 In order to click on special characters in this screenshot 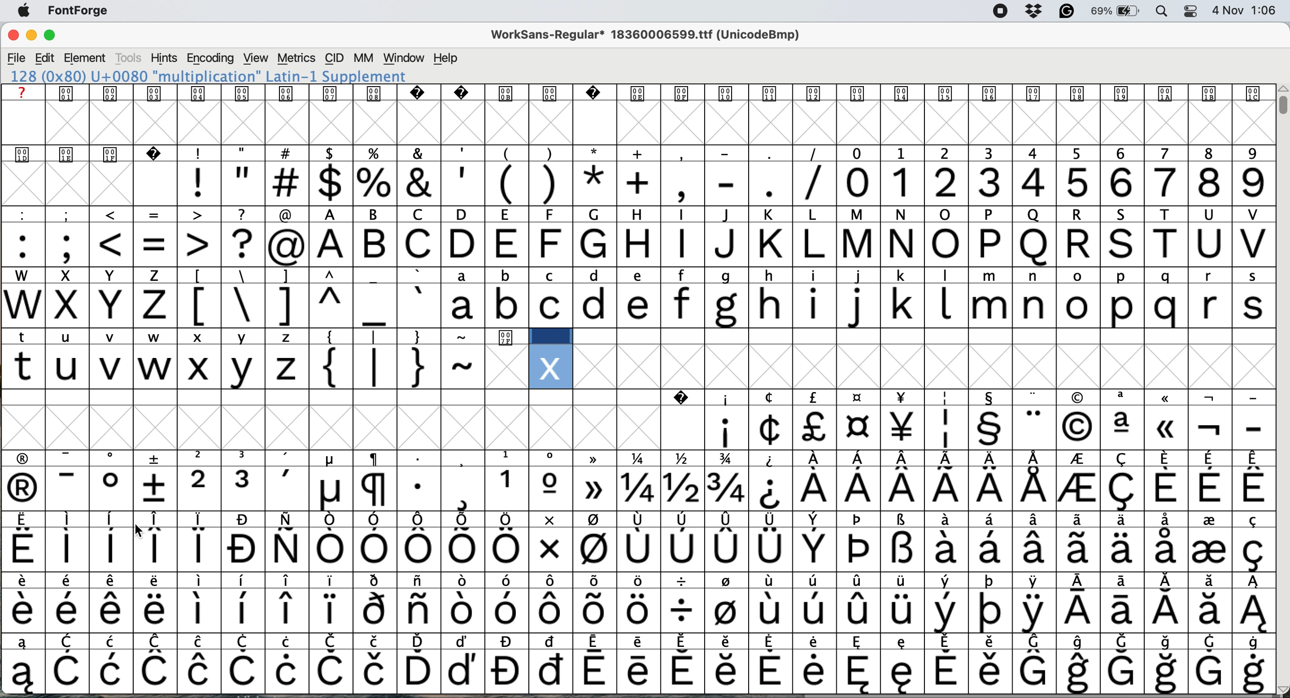, I will do `click(305, 305)`.